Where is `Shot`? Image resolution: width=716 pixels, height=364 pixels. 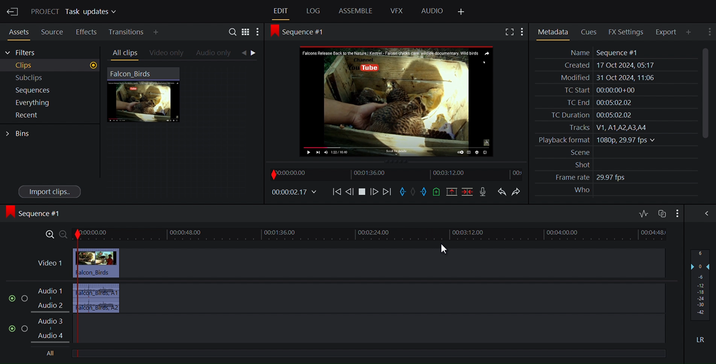
Shot is located at coordinates (578, 165).